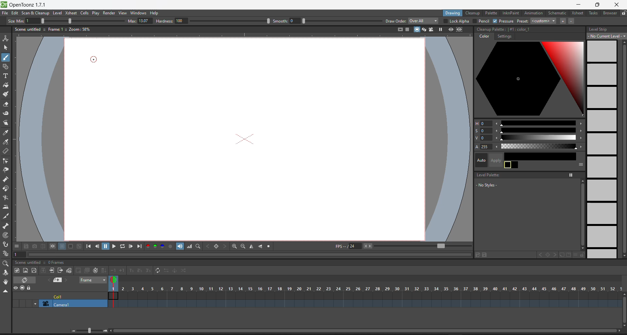  Describe the element at coordinates (155, 13) in the screenshot. I see `help` at that location.